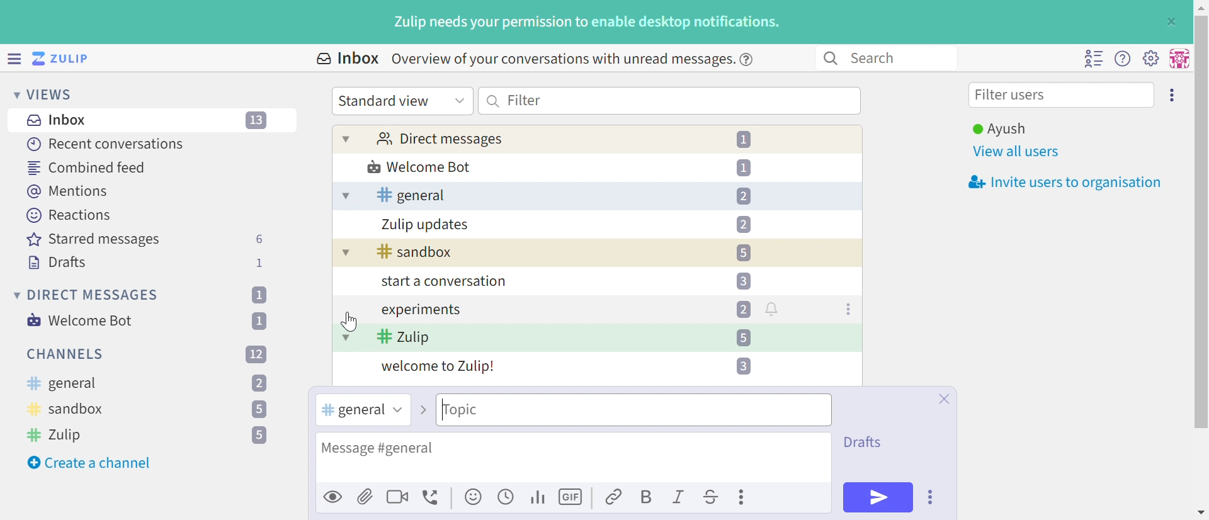 The width and height of the screenshot is (1209, 520). Describe the element at coordinates (411, 449) in the screenshot. I see `#general` at that location.